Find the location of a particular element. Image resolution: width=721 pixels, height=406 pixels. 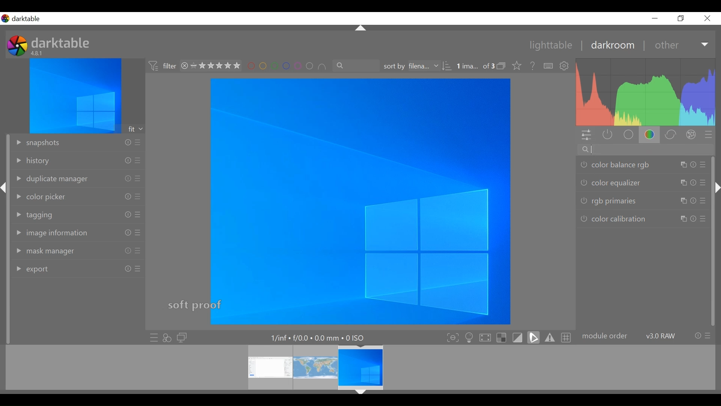

history is located at coordinates (32, 161).